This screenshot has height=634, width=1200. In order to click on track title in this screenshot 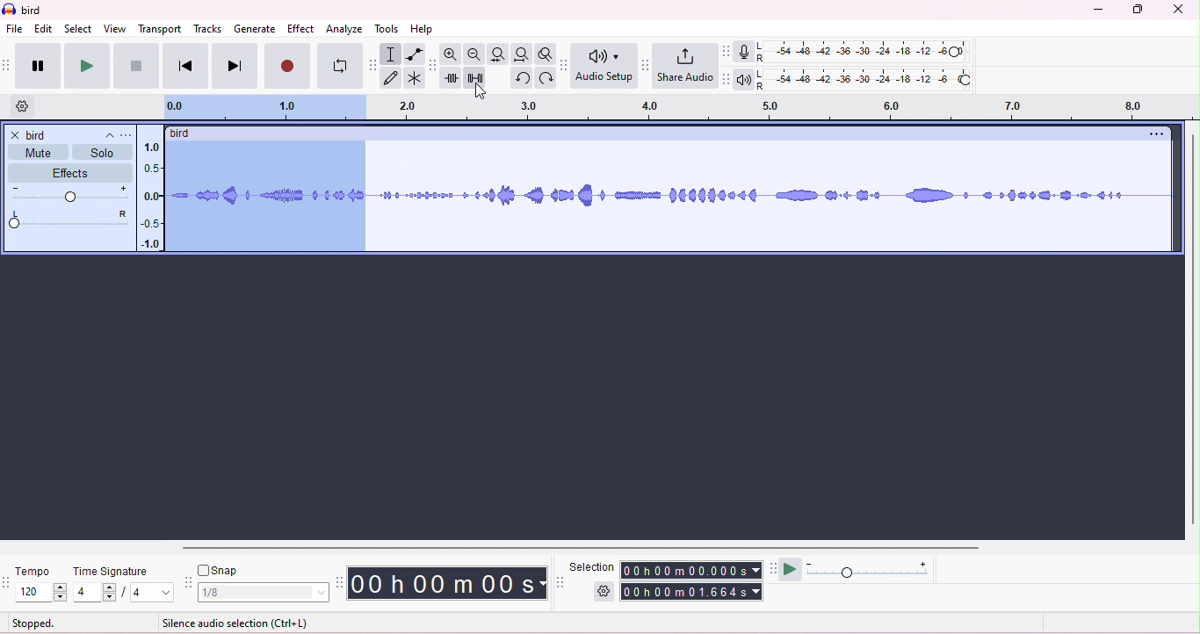, I will do `click(71, 134)`.